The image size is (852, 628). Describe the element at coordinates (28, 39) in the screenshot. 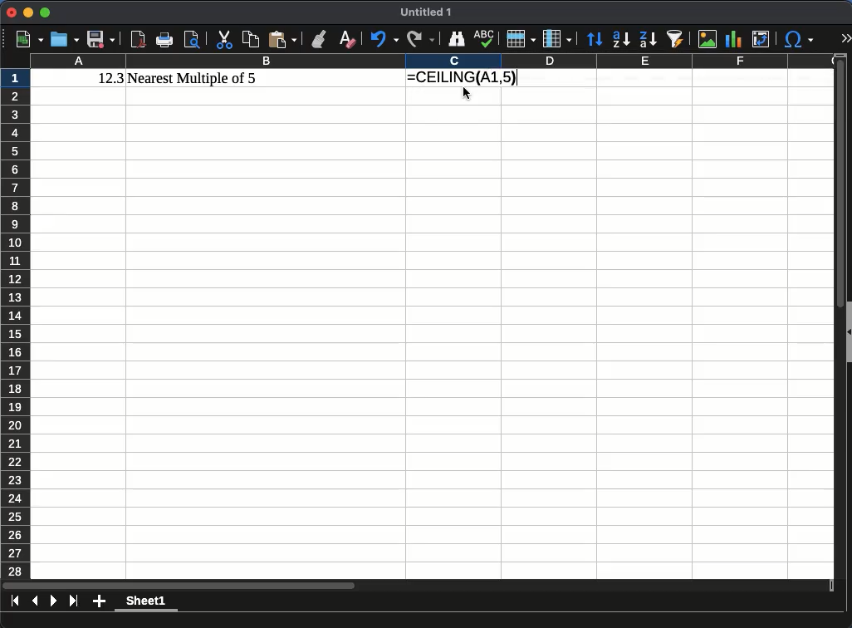

I see `new` at that location.